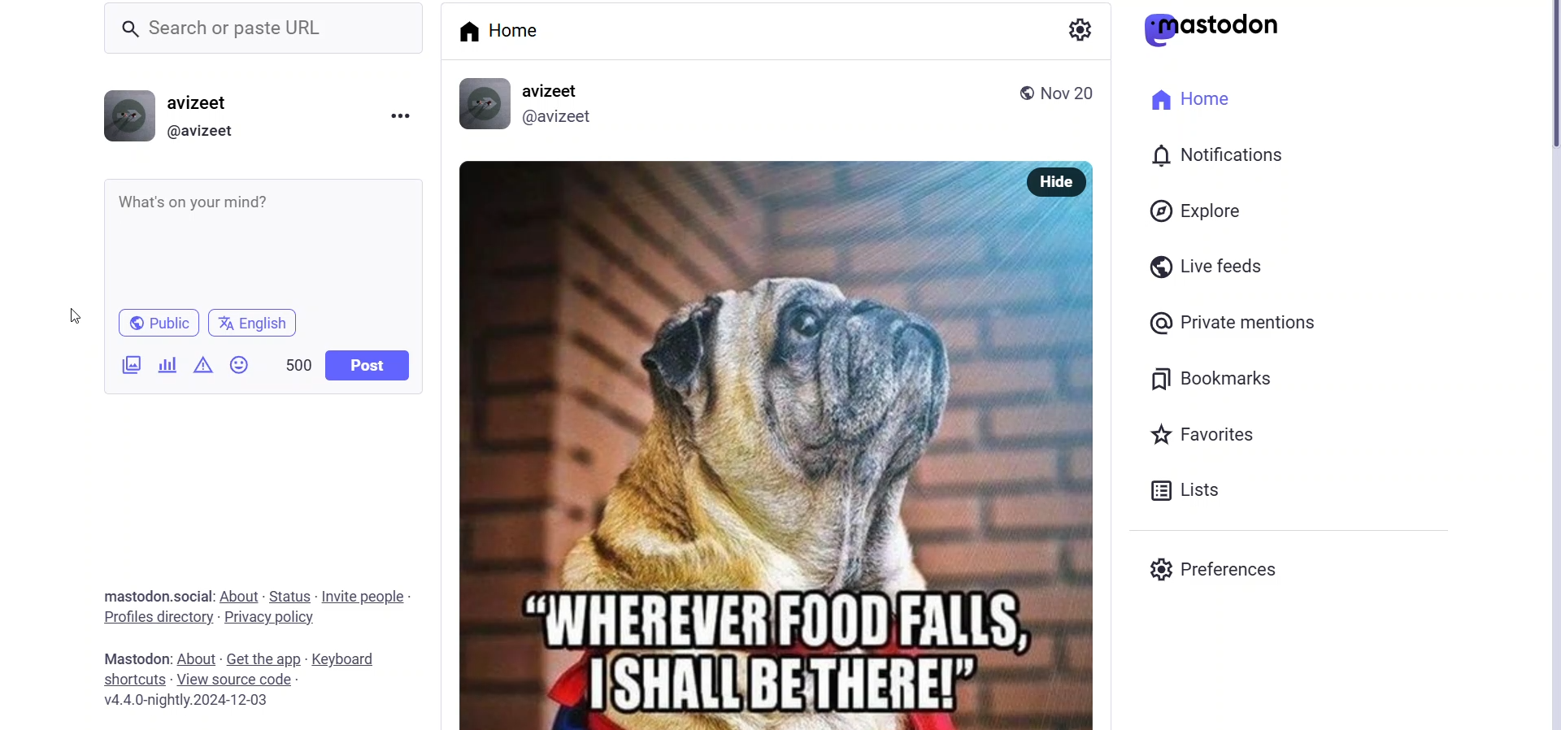  What do you see at coordinates (167, 364) in the screenshot?
I see `add a poll` at bounding box center [167, 364].